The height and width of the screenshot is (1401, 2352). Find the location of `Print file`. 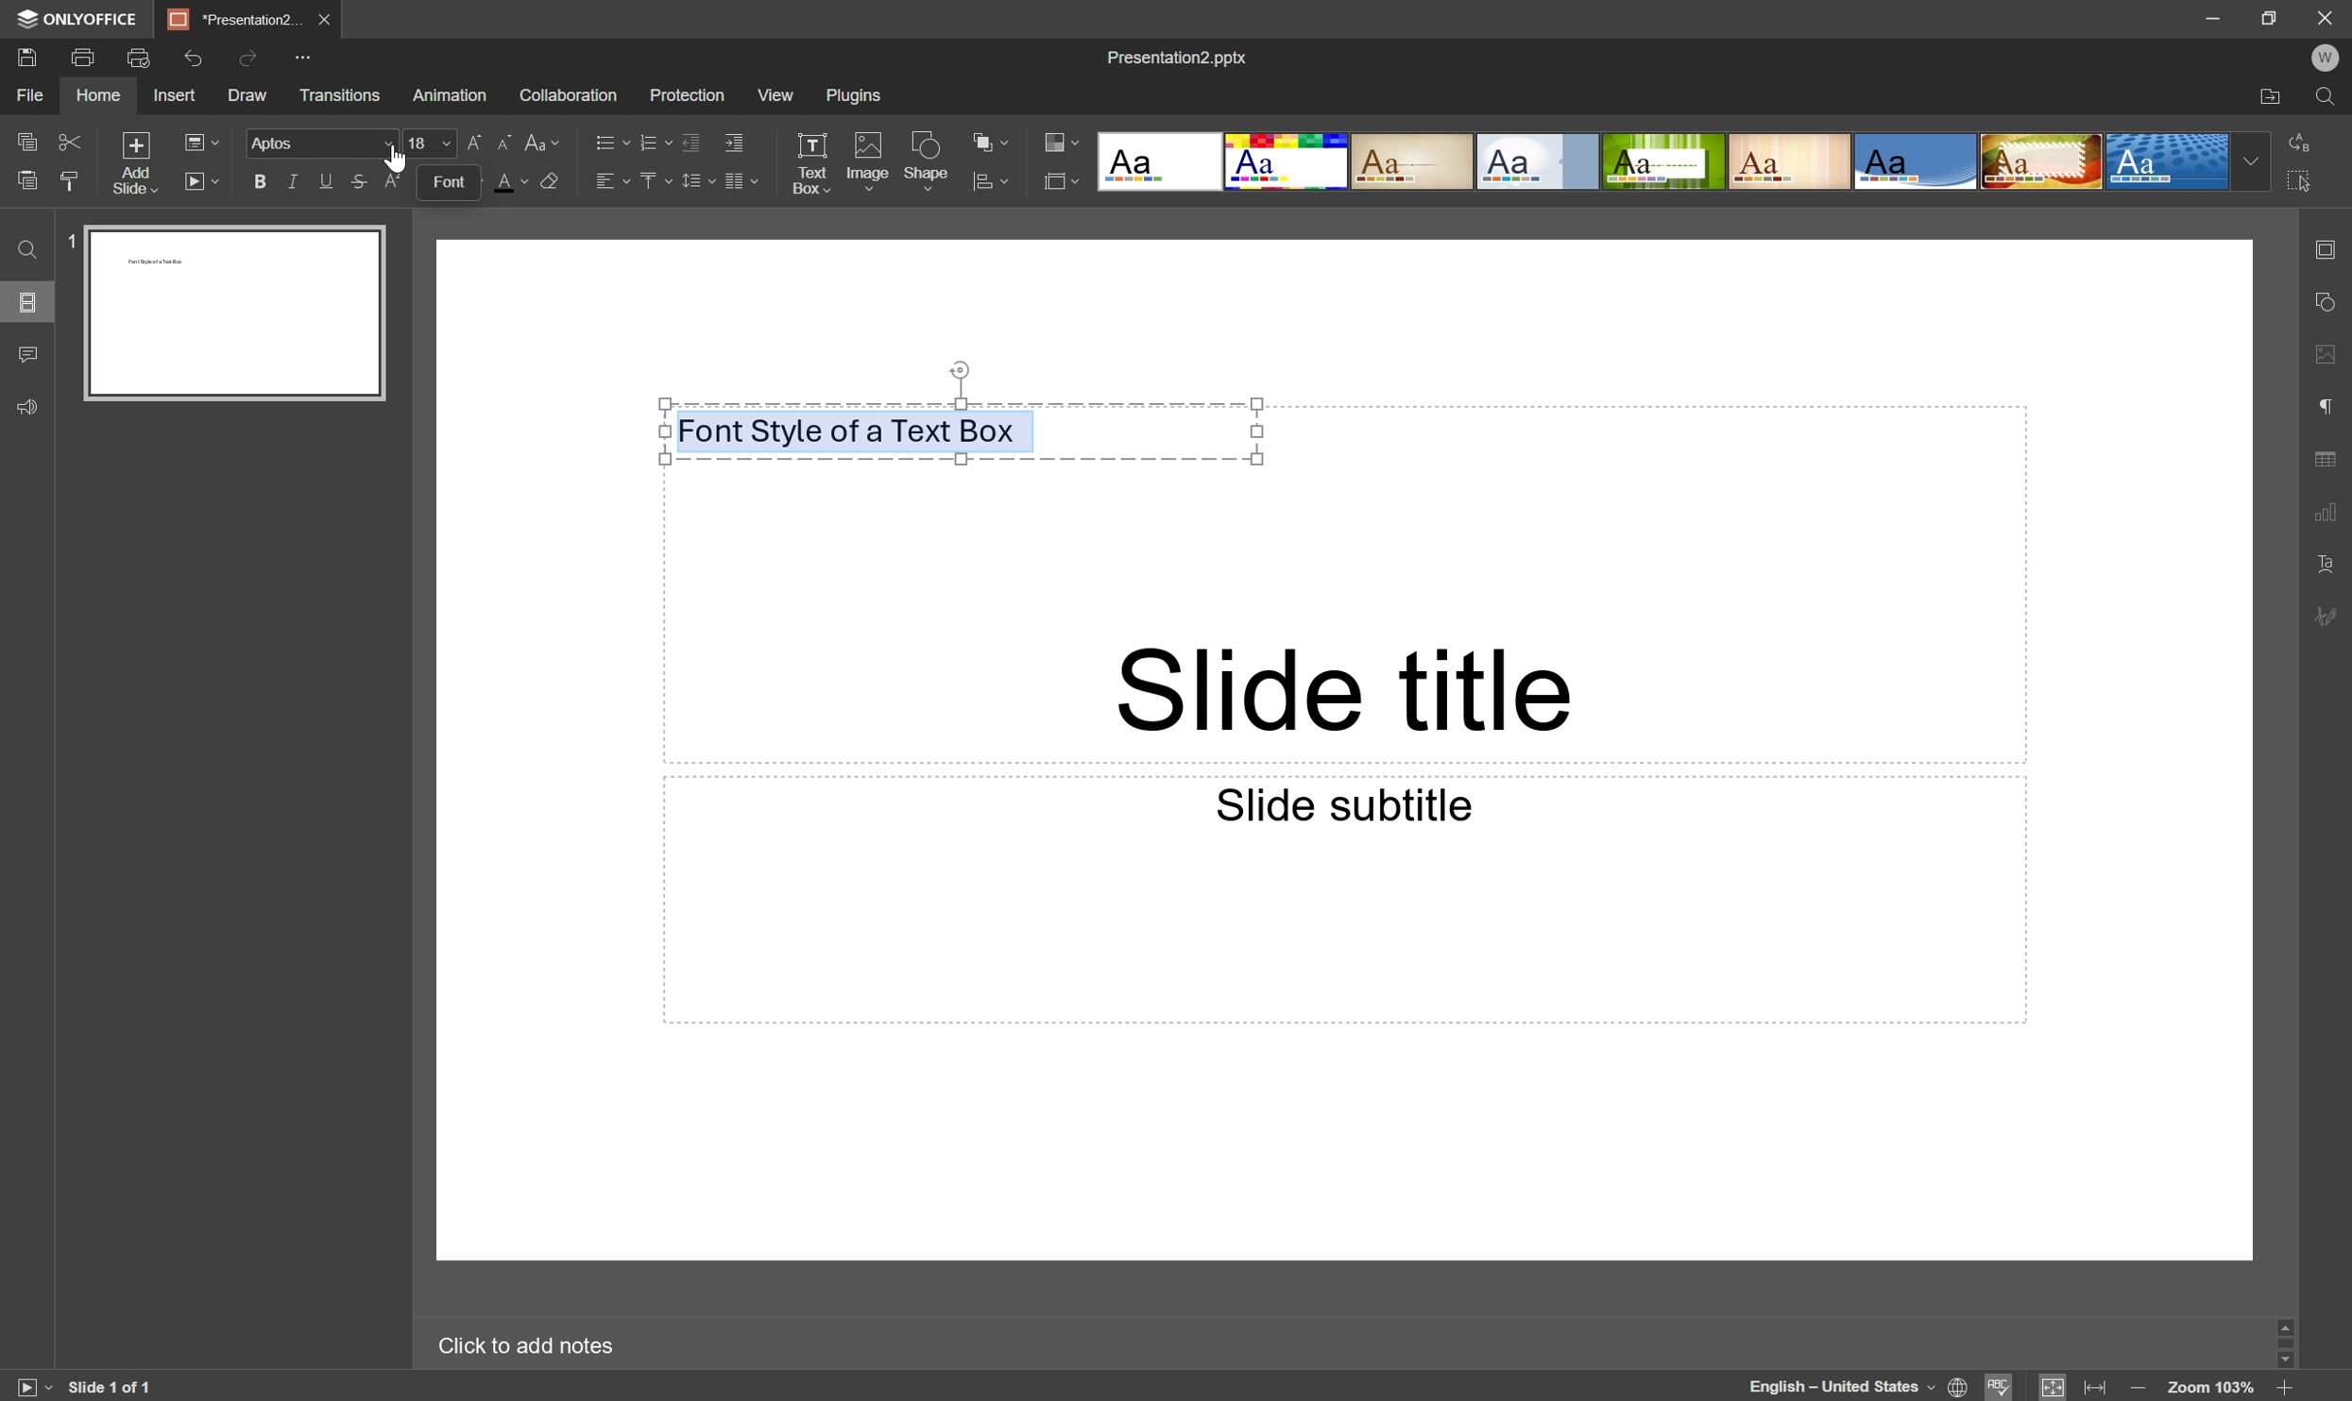

Print file is located at coordinates (82, 55).